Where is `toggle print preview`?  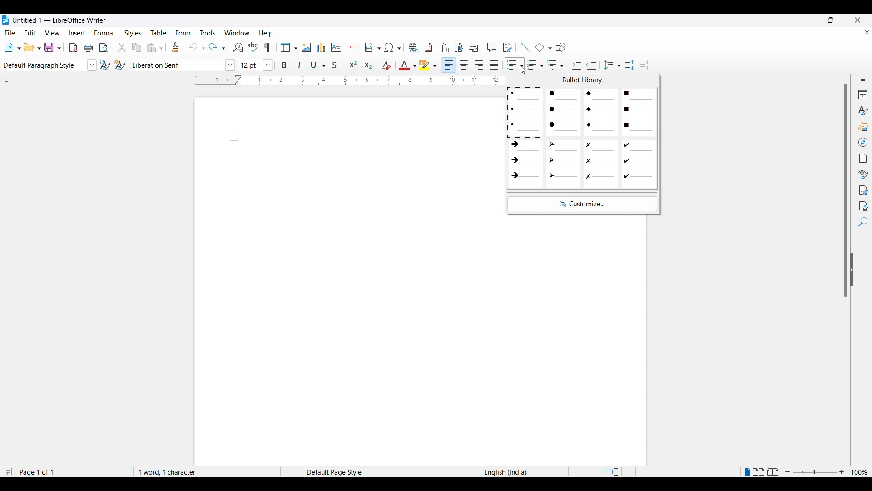
toggle print preview is located at coordinates (104, 47).